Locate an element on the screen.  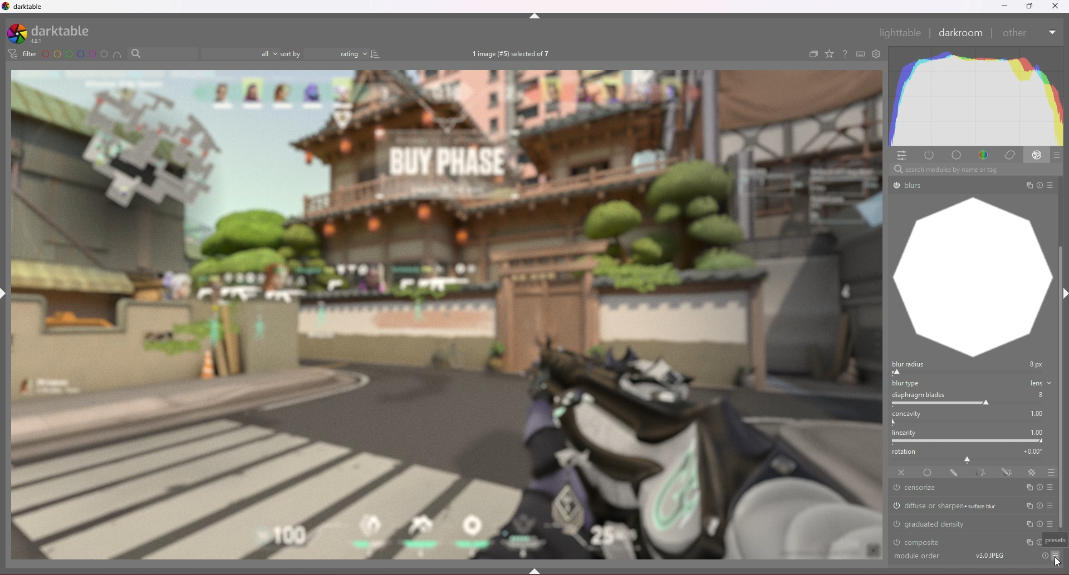
 is located at coordinates (975, 170).